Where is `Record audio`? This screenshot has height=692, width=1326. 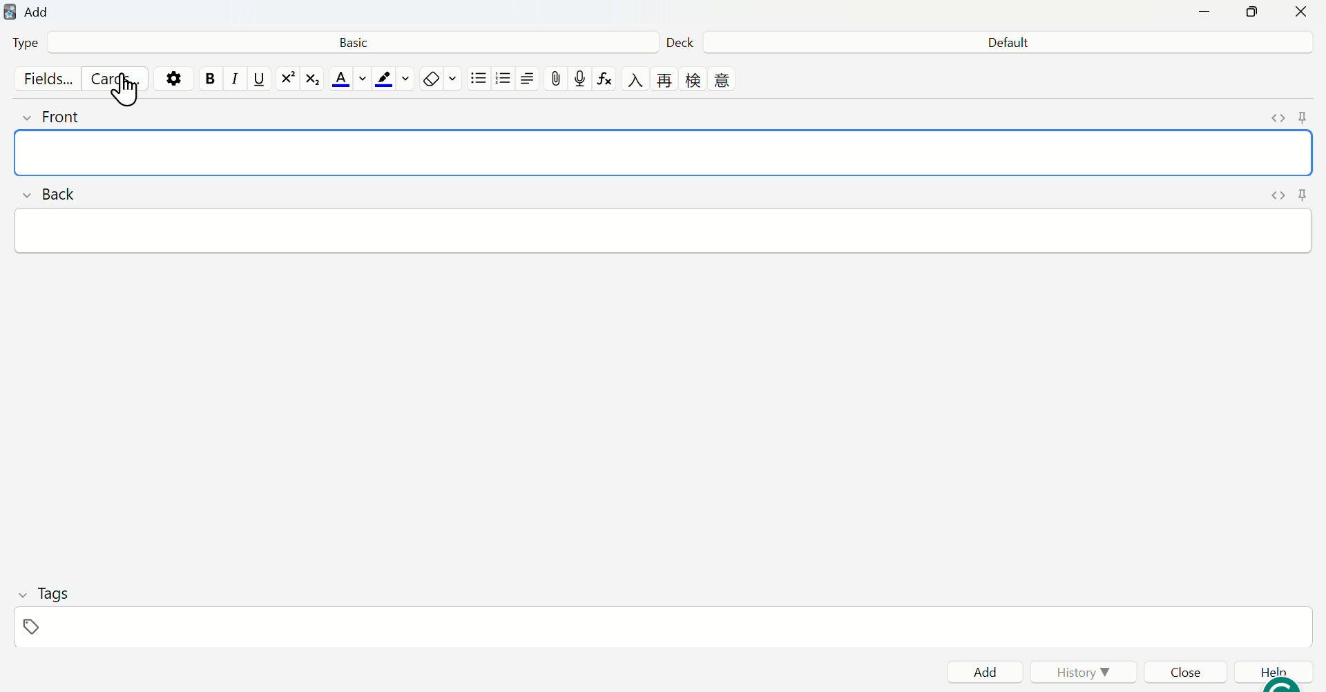
Record audio is located at coordinates (579, 79).